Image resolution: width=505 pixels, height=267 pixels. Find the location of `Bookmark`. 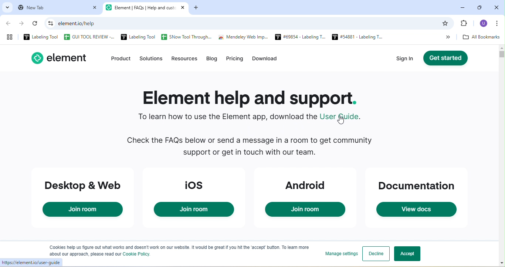

Bookmark is located at coordinates (465, 24).